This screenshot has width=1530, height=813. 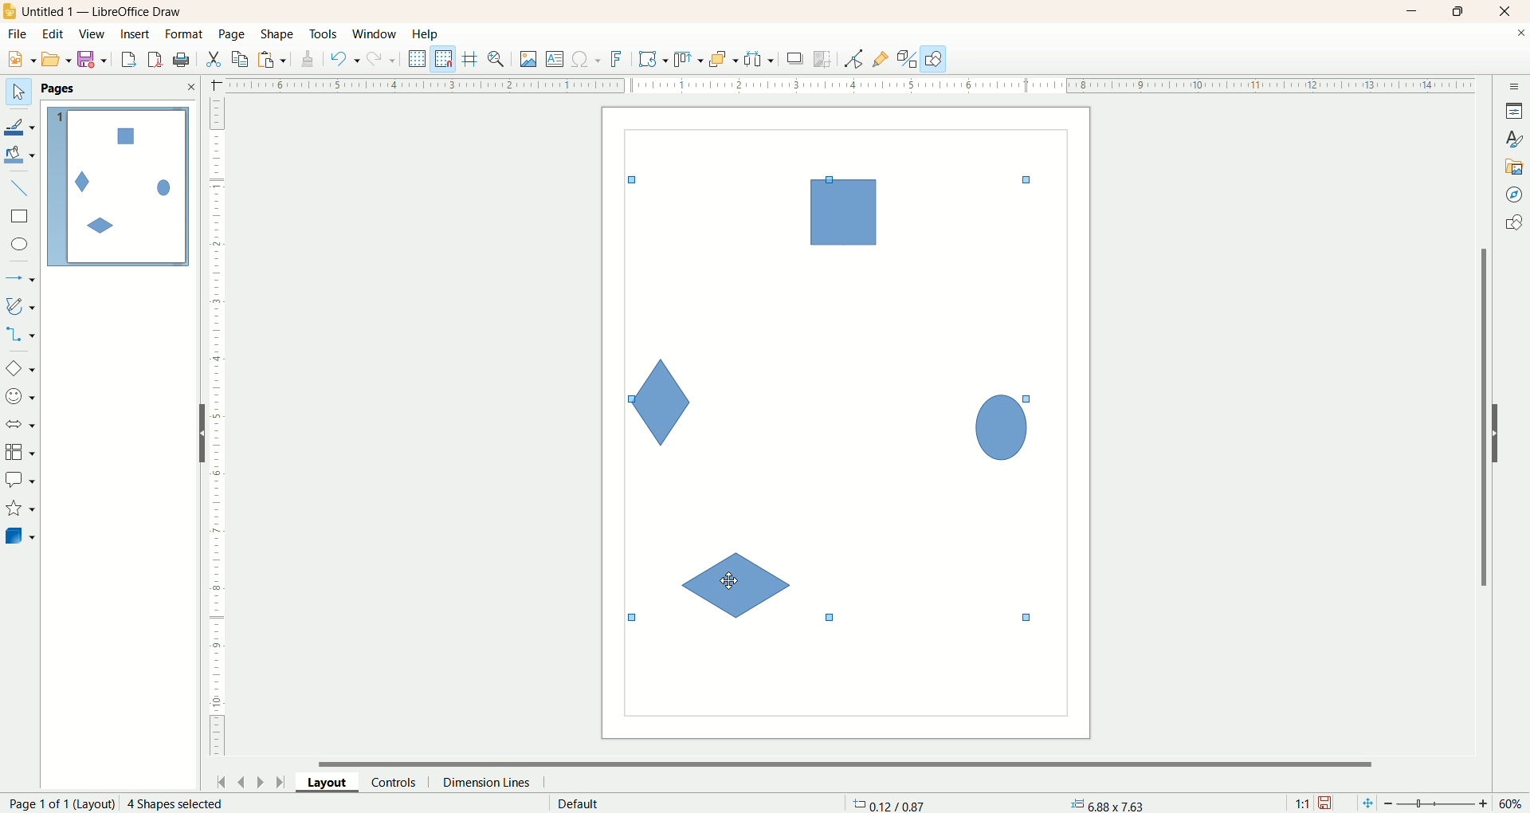 What do you see at coordinates (499, 59) in the screenshot?
I see `zo` at bounding box center [499, 59].